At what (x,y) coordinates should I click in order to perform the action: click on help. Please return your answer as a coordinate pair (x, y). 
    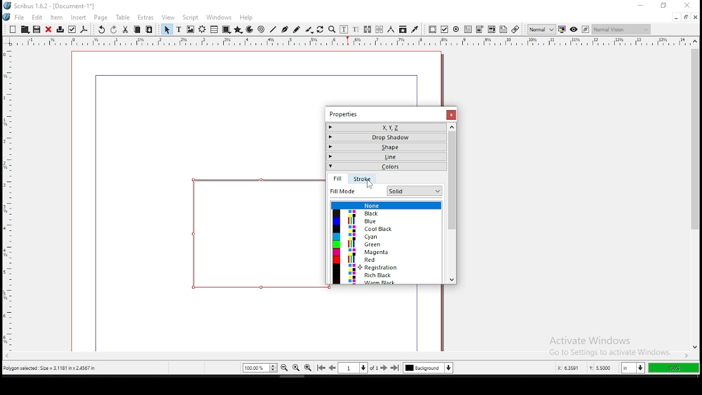
    Looking at the image, I should click on (246, 18).